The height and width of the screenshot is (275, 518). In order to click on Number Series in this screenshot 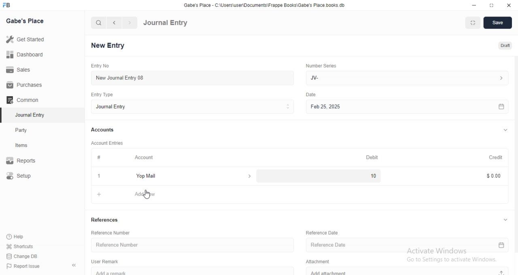, I will do `click(321, 66)`.